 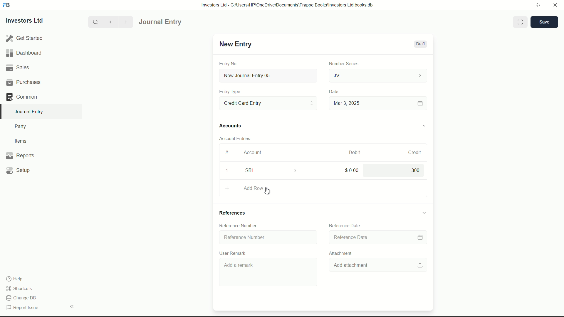 I want to click on FrappeBooks logo, so click(x=6, y=5).